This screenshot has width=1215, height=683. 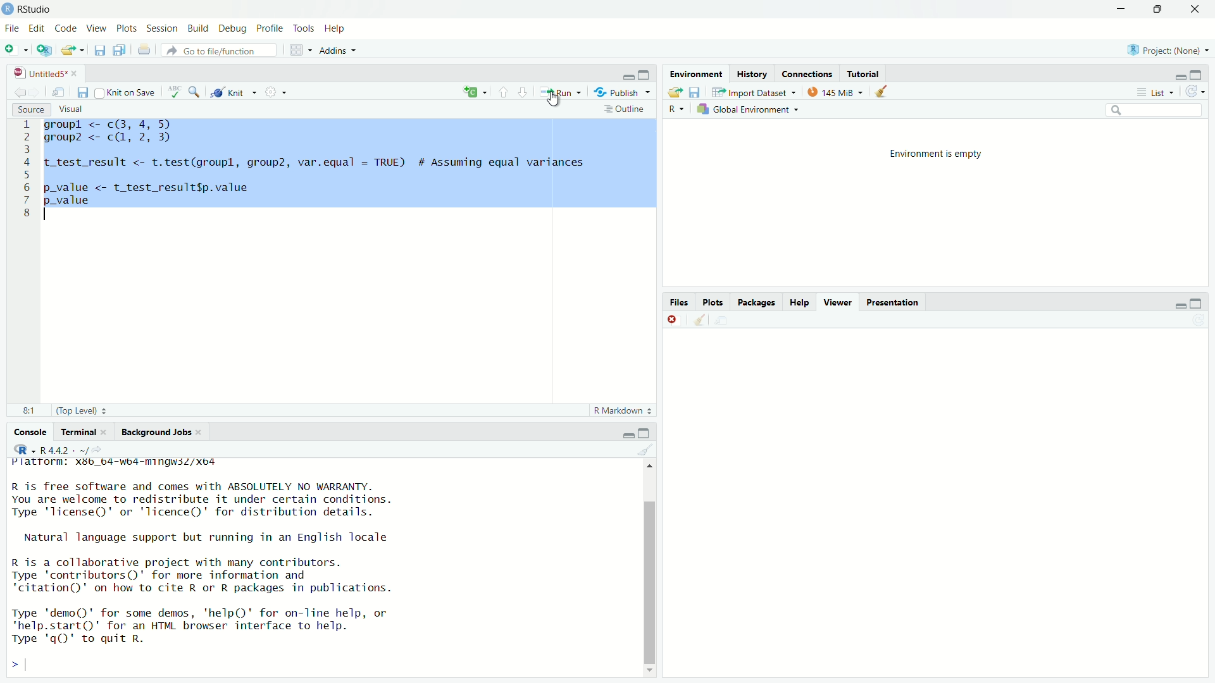 I want to click on Viewer, so click(x=837, y=302).